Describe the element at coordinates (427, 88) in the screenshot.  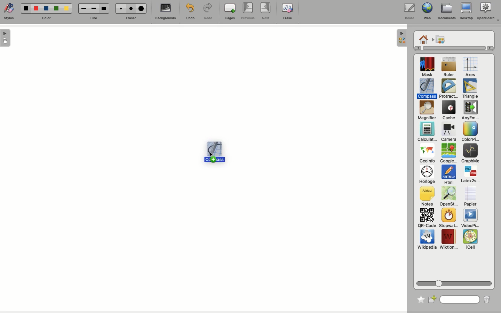
I see `Compass` at that location.